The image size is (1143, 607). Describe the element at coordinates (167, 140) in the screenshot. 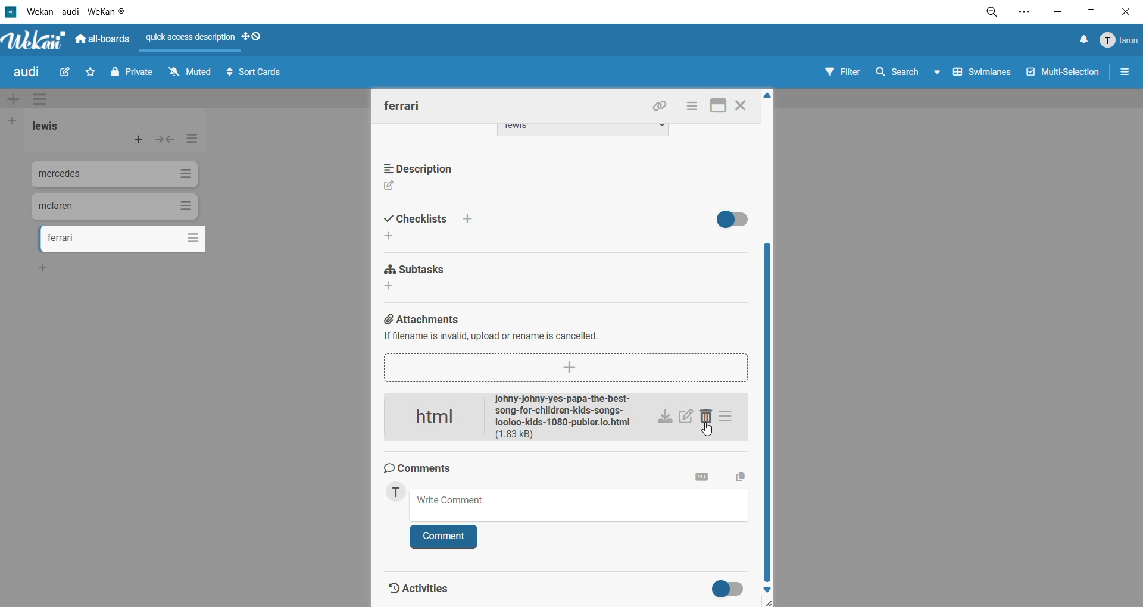

I see `collapse` at that location.